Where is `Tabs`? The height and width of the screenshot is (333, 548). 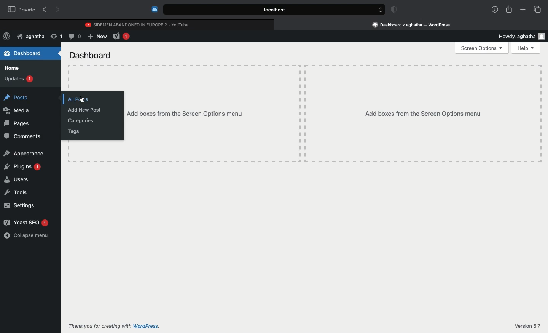 Tabs is located at coordinates (537, 9).